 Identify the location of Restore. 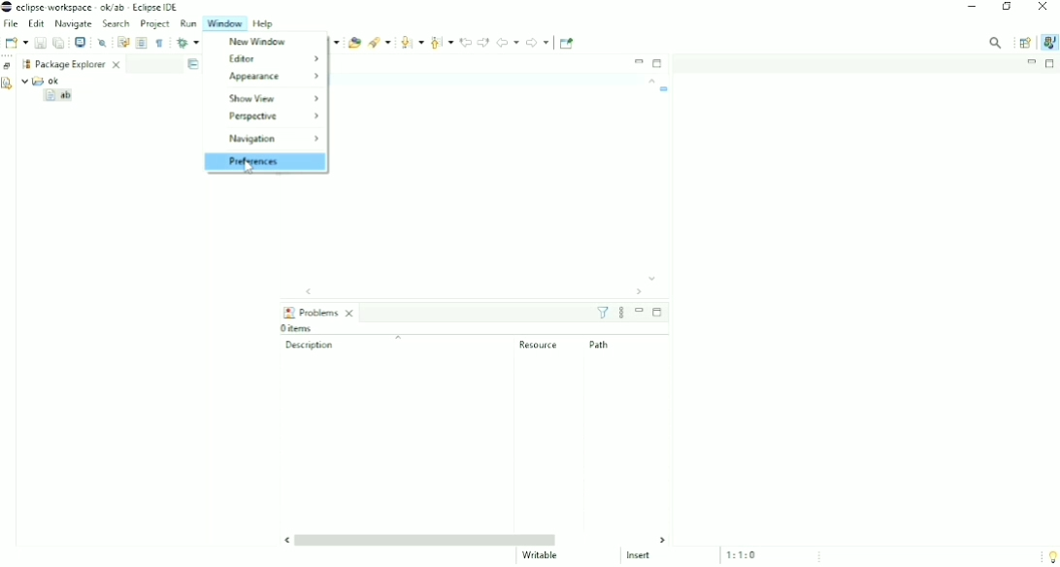
(8, 65).